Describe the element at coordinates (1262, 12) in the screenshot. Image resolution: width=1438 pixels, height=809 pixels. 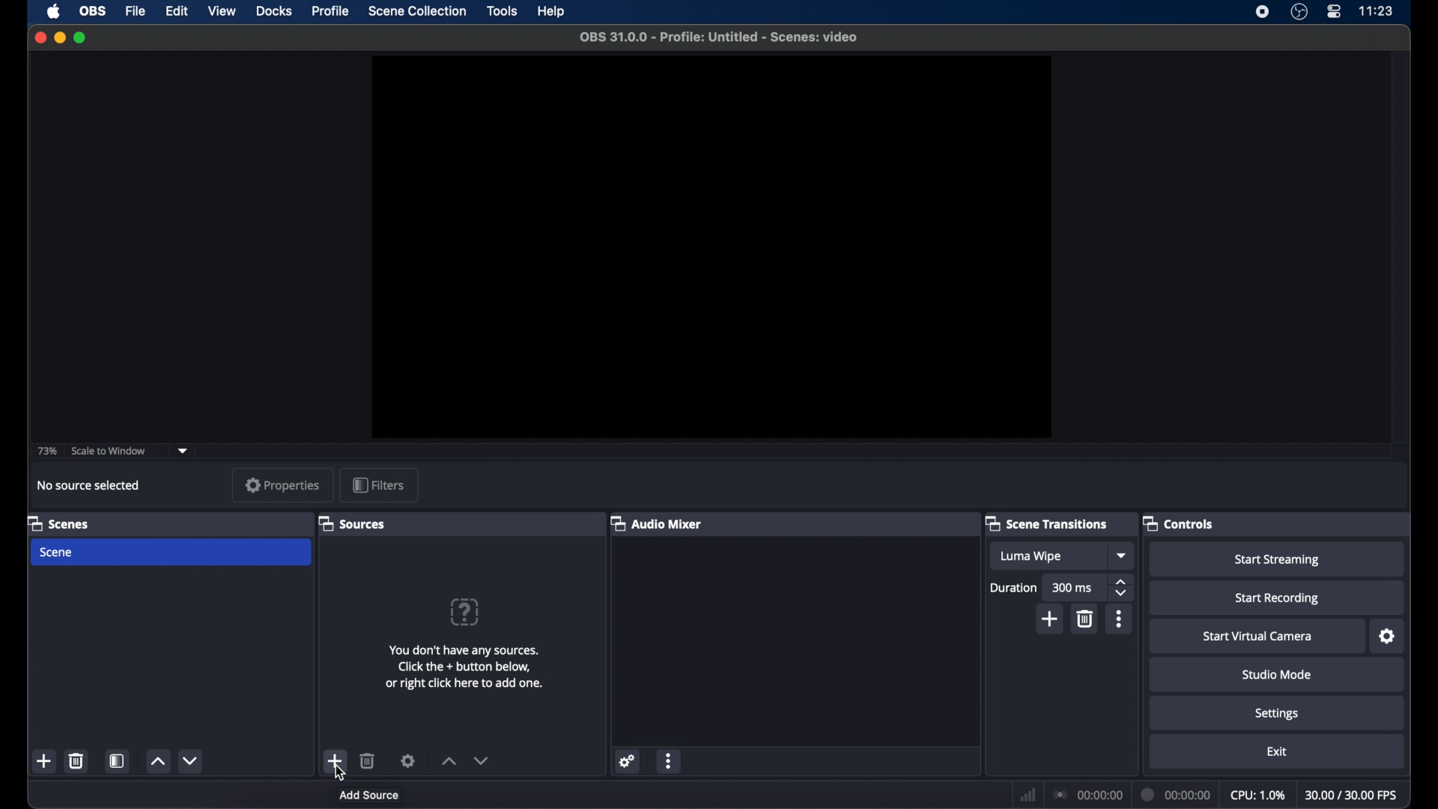
I see `screen recorder icon` at that location.